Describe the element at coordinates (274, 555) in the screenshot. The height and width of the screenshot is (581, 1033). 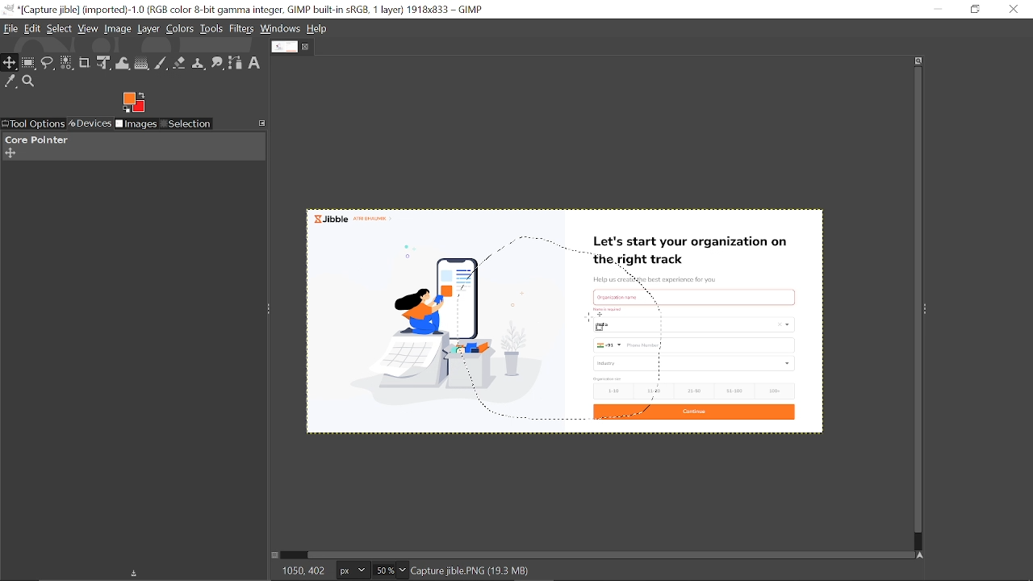
I see `Toggle quick mask on/off` at that location.